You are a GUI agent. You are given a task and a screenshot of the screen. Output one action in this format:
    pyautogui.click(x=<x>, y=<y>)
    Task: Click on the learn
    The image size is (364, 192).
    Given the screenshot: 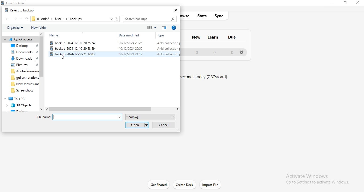 What is the action you would take?
    pyautogui.click(x=213, y=36)
    